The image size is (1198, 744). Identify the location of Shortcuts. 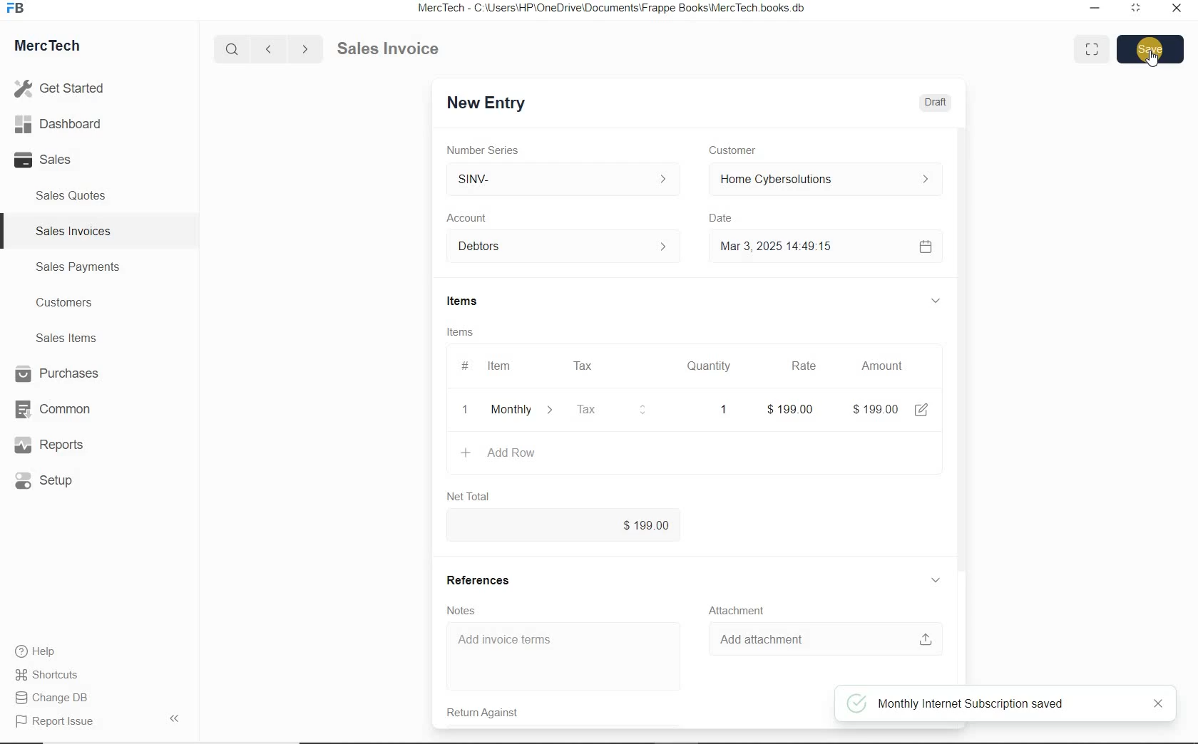
(53, 676).